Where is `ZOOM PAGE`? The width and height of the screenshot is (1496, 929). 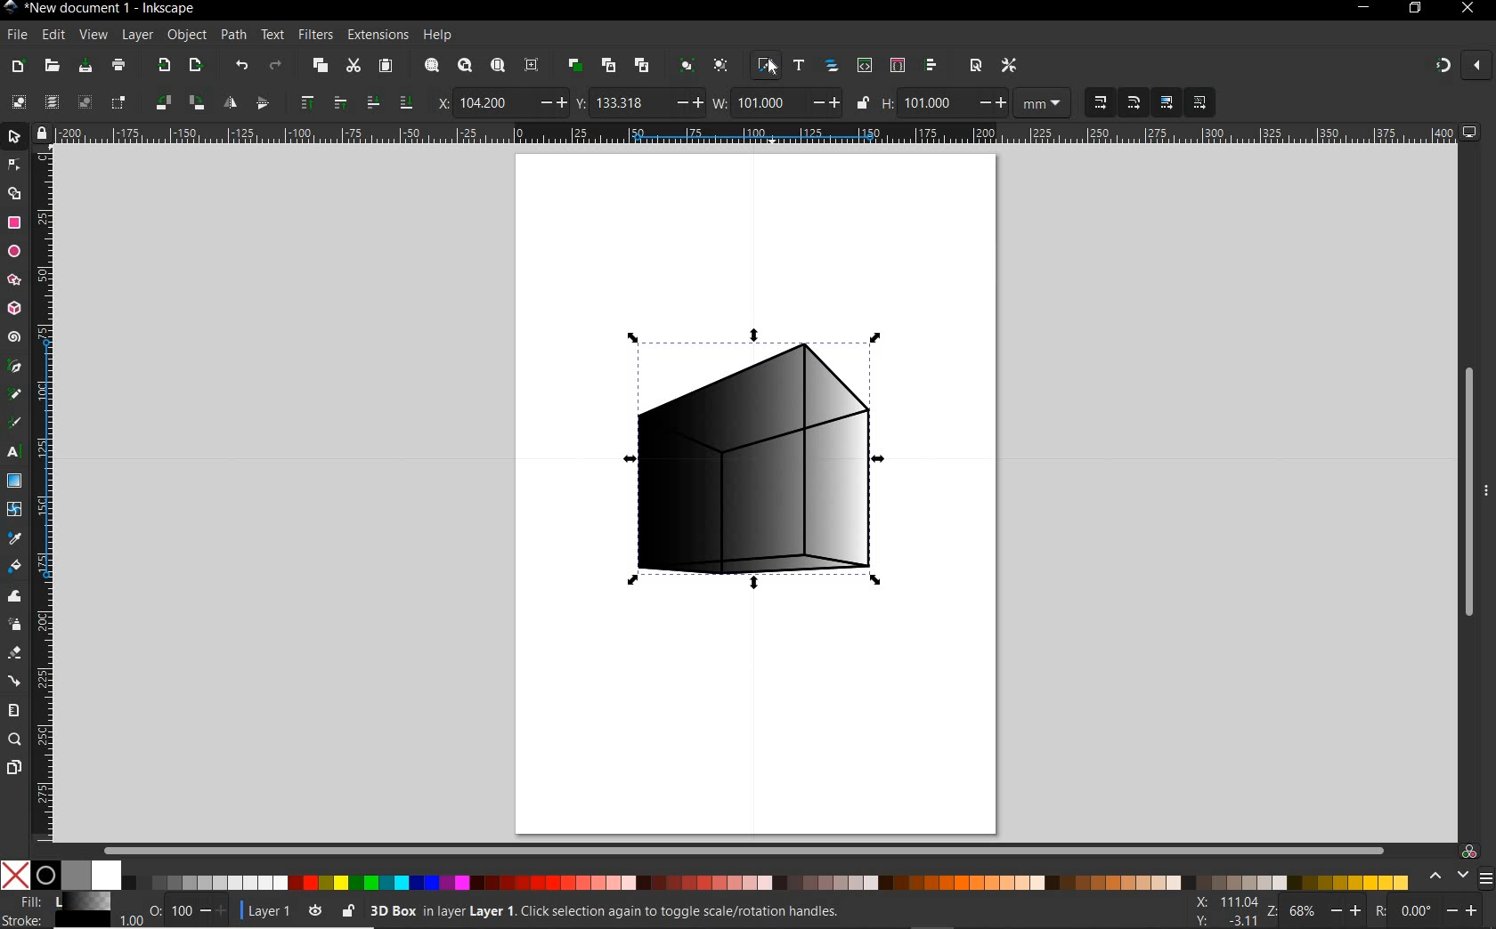
ZOOM PAGE is located at coordinates (500, 67).